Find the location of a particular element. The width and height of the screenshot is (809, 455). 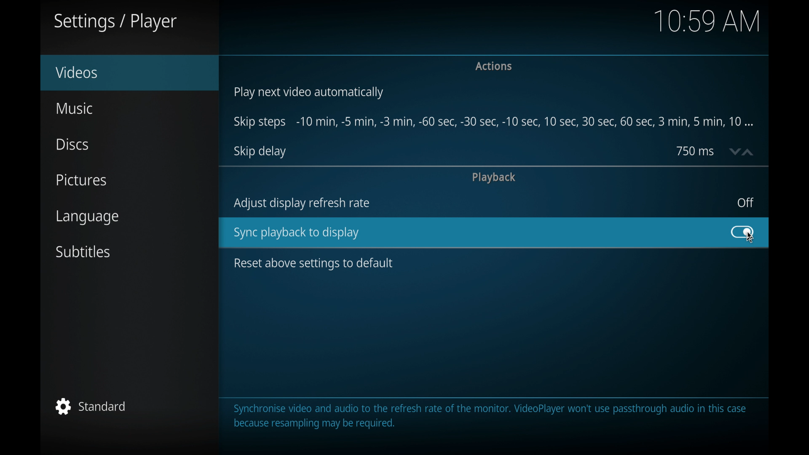

cursor is located at coordinates (750, 238).